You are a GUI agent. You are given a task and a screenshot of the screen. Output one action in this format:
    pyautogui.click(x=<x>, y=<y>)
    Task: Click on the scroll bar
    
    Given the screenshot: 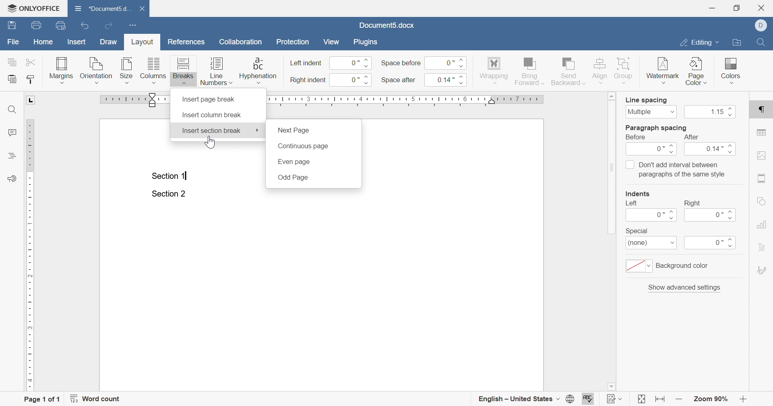 What is the action you would take?
    pyautogui.click(x=612, y=163)
    